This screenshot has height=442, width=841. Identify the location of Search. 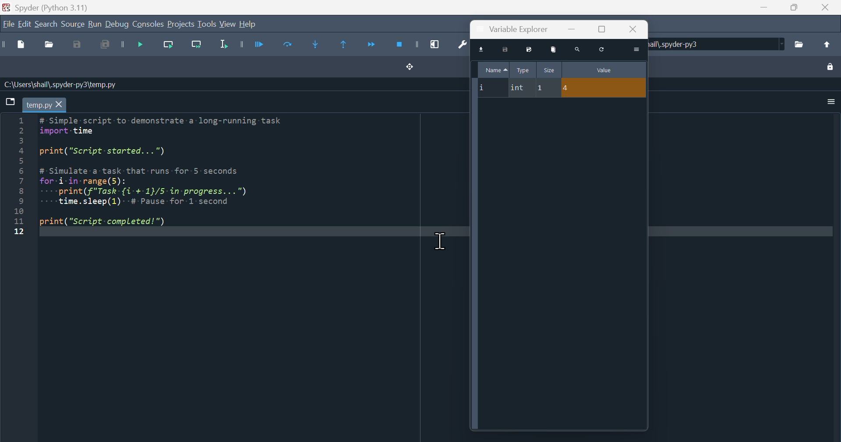
(46, 25).